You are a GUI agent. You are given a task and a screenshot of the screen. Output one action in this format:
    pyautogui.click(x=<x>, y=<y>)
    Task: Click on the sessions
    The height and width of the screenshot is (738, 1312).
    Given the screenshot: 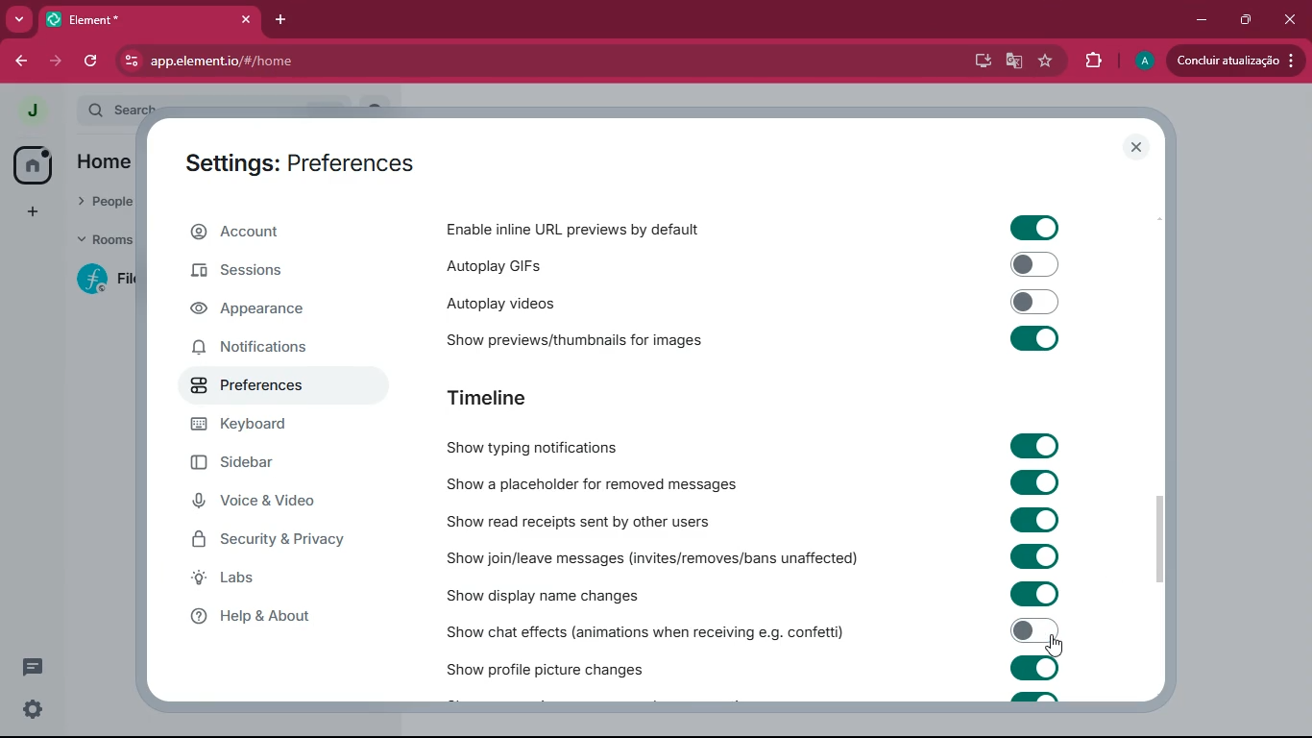 What is the action you would take?
    pyautogui.click(x=262, y=276)
    